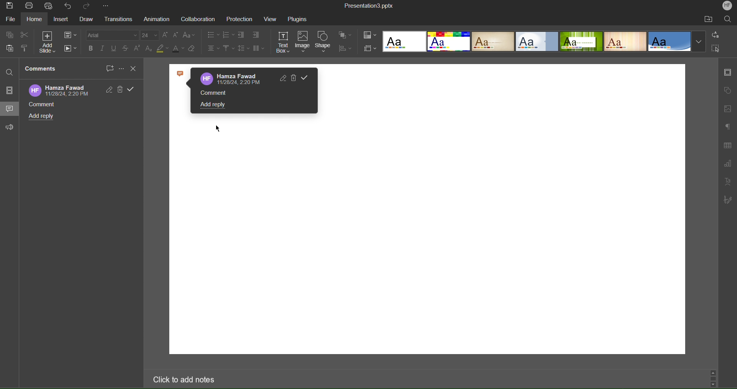  I want to click on Save Image, so click(10, 7).